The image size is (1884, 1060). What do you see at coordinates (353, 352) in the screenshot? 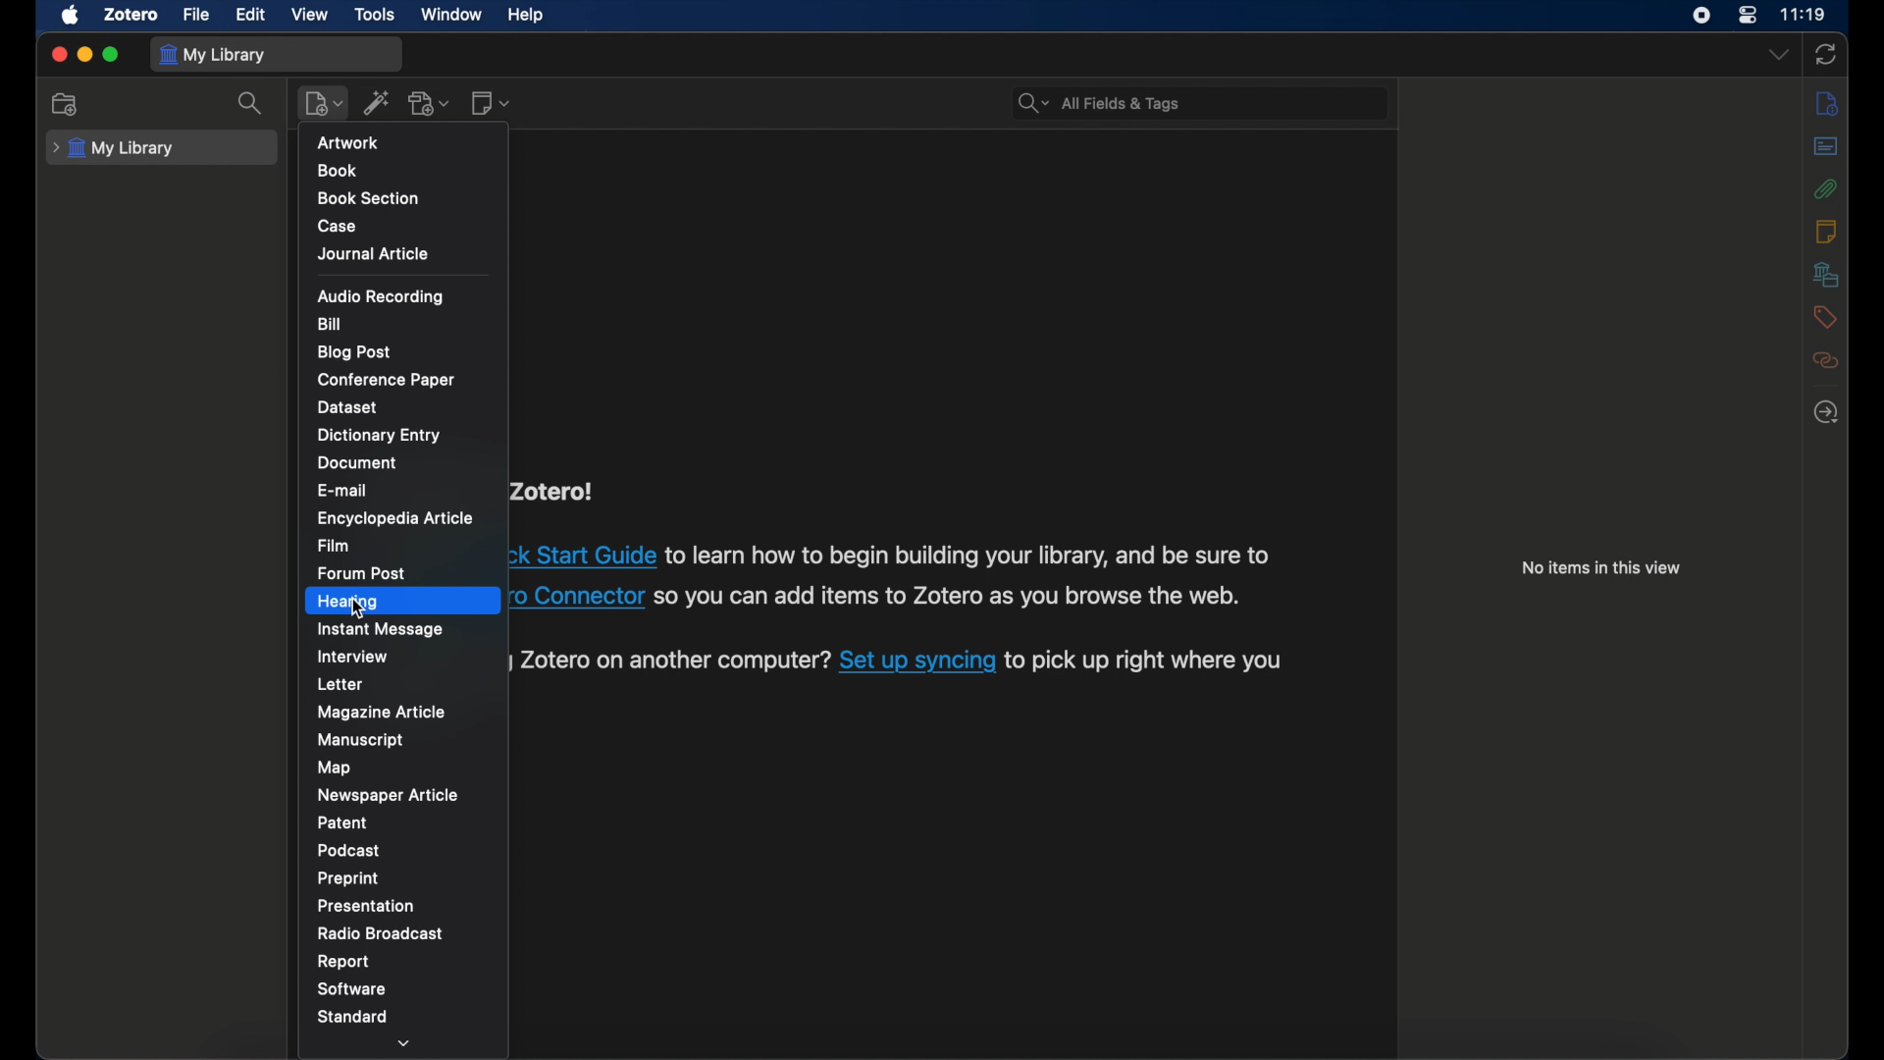
I see `blogpost` at bounding box center [353, 352].